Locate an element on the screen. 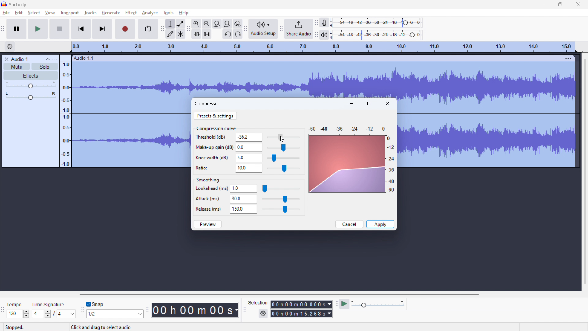  Stopped is located at coordinates (19, 327).